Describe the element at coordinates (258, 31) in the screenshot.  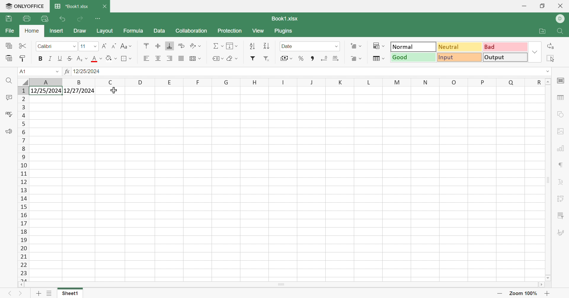
I see `View` at that location.